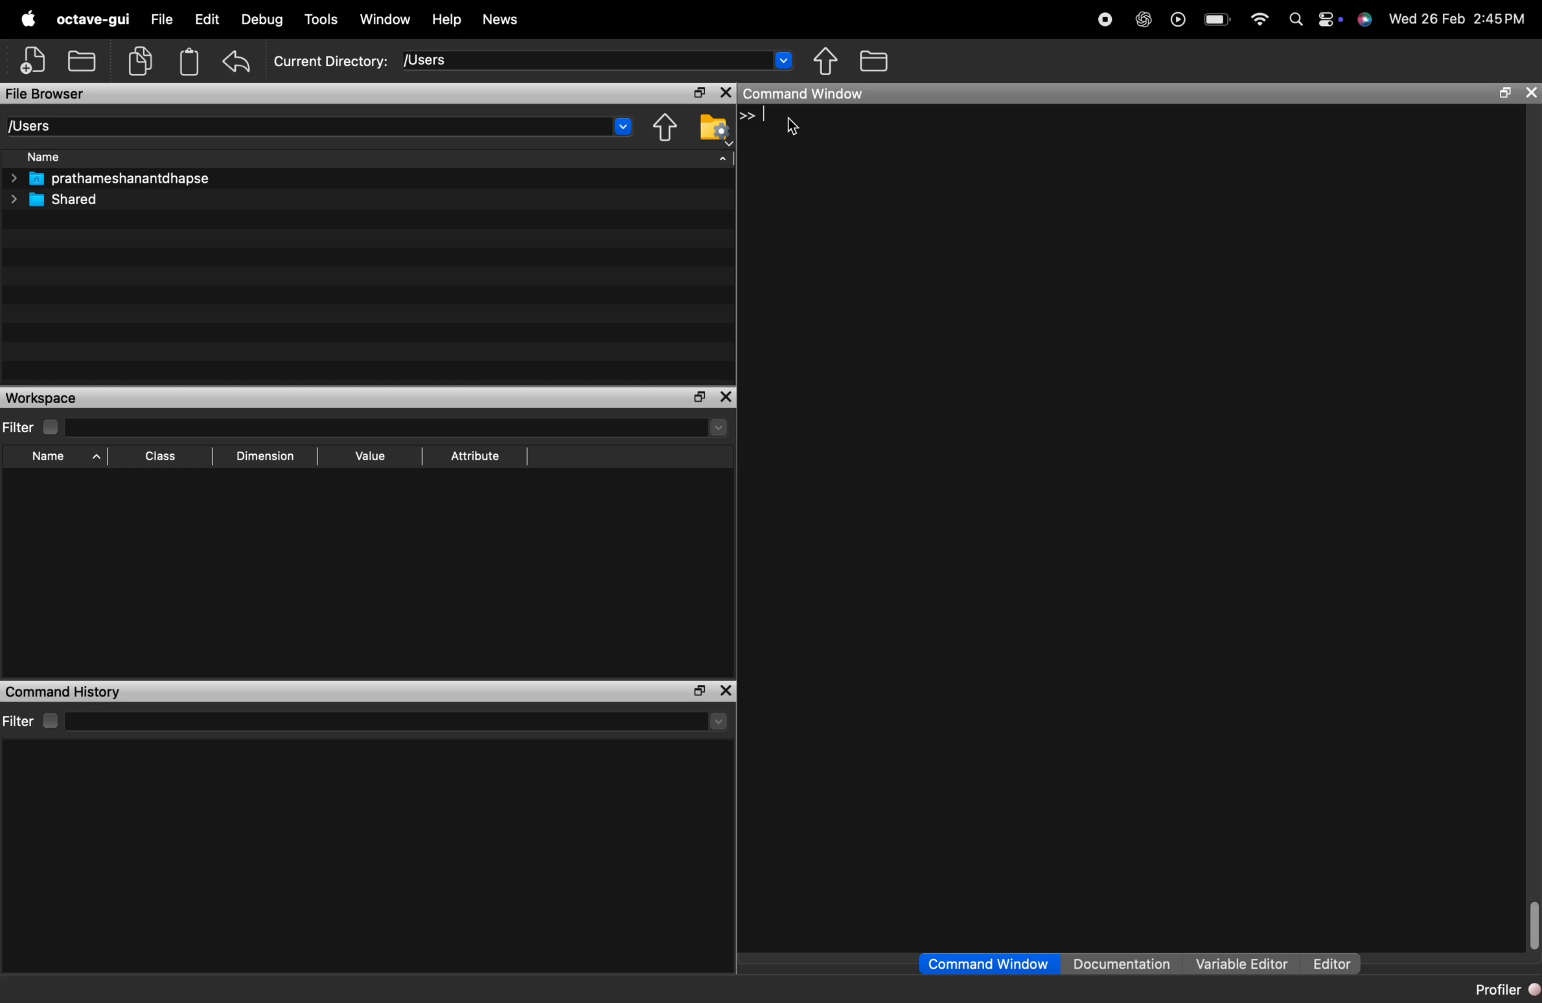  I want to click on Dimension, so click(269, 456).